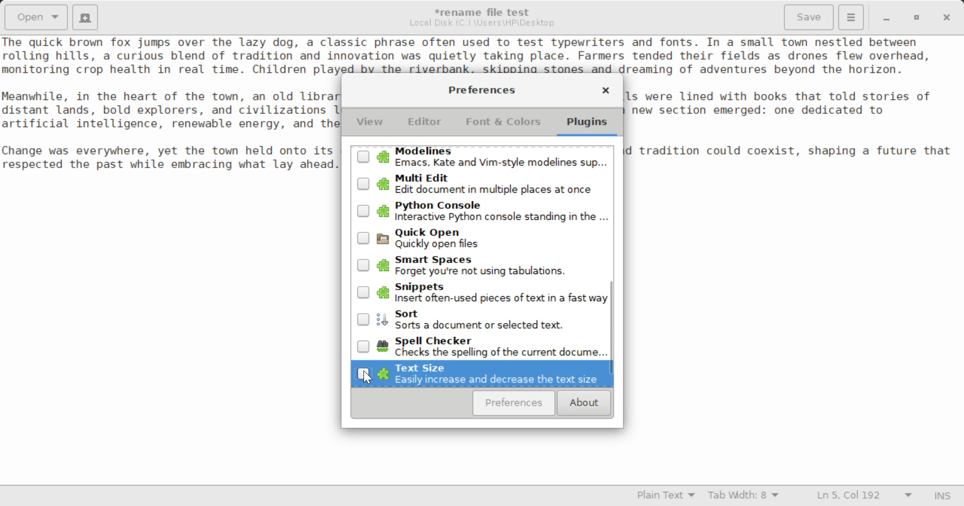  What do you see at coordinates (481, 268) in the screenshot?
I see `Unselected Smart Spaces` at bounding box center [481, 268].